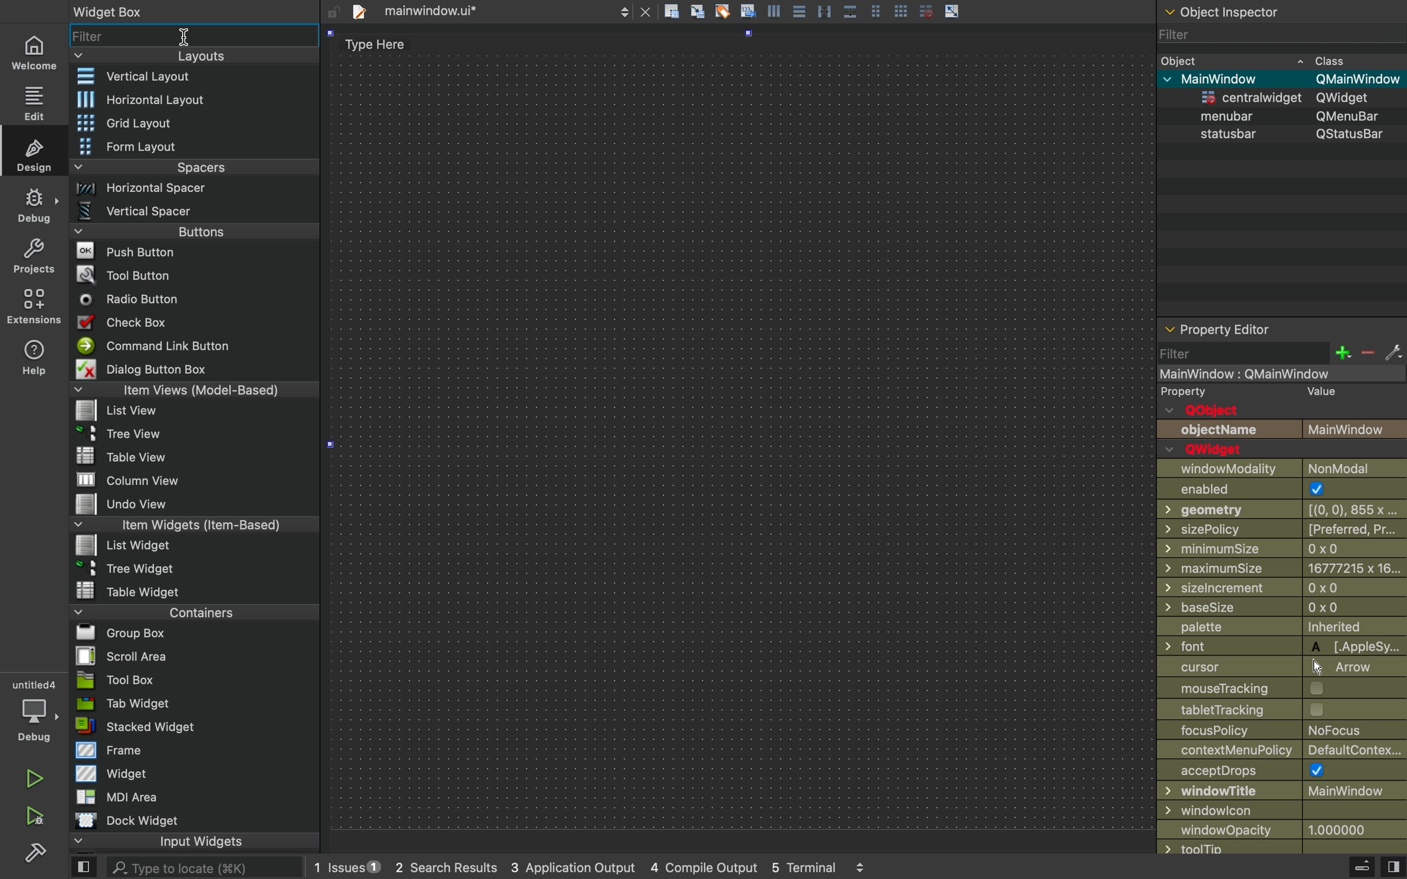  Describe the element at coordinates (195, 795) in the screenshot. I see `MDI area` at that location.